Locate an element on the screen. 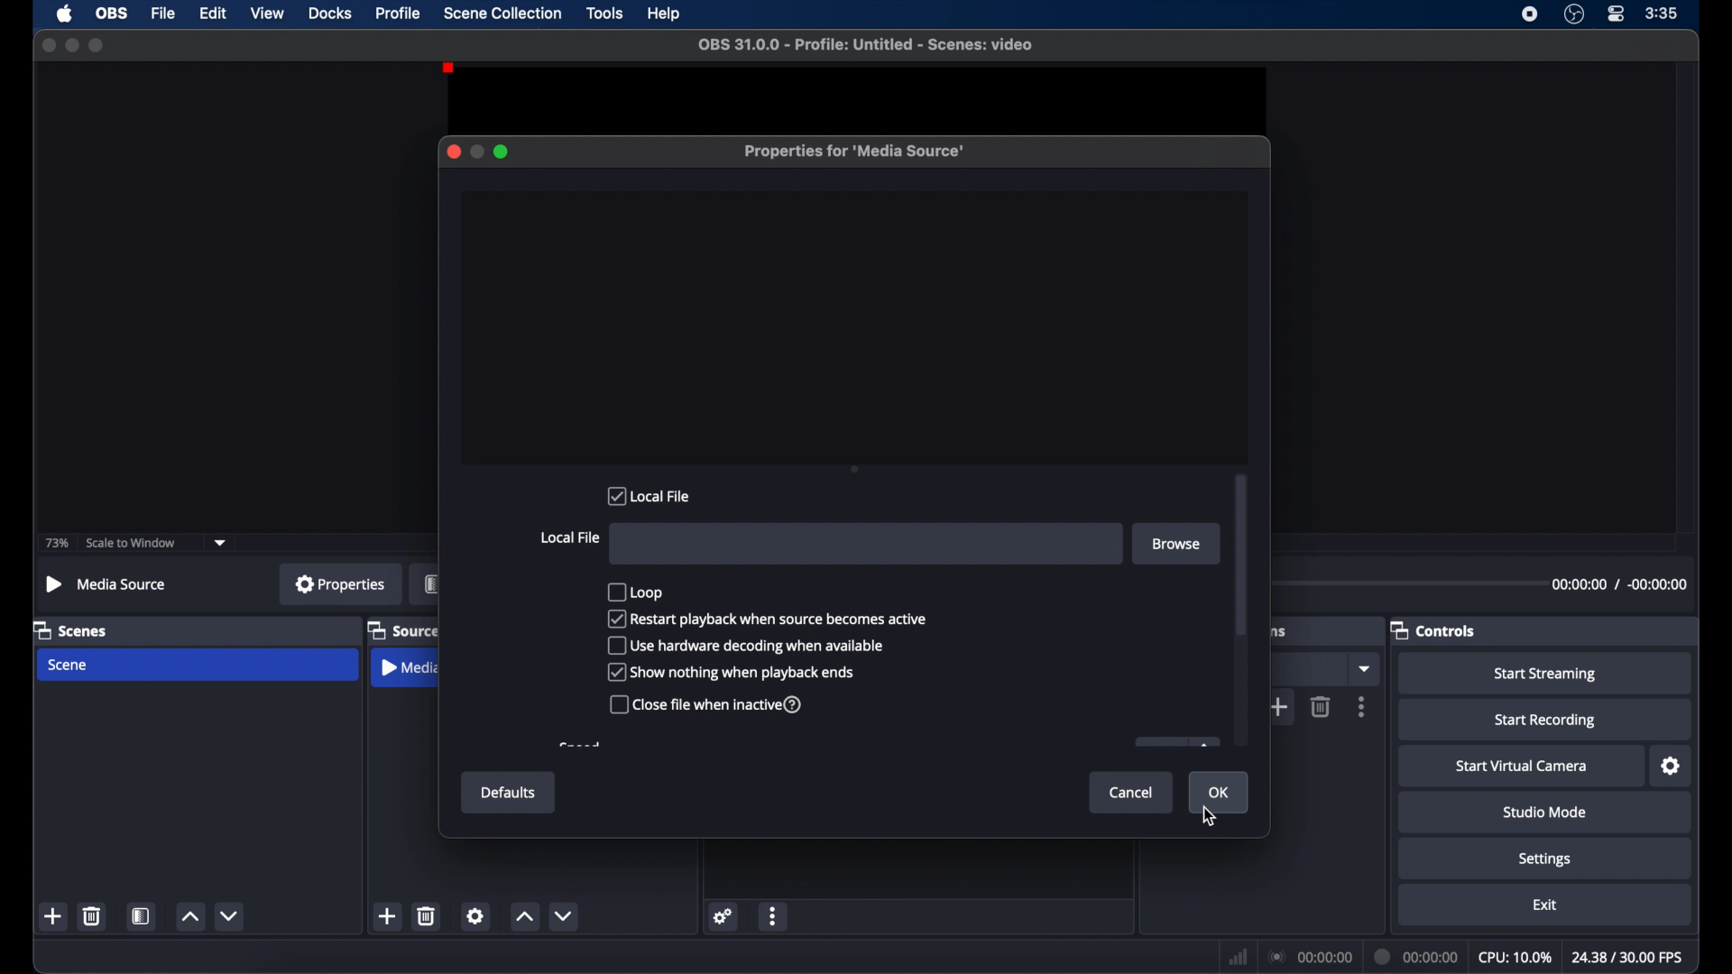  Scene is located at coordinates (69, 665).